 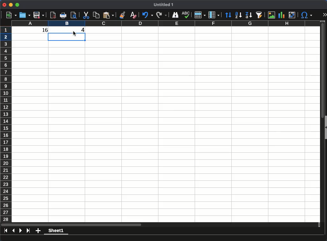 What do you see at coordinates (214, 15) in the screenshot?
I see `column ` at bounding box center [214, 15].